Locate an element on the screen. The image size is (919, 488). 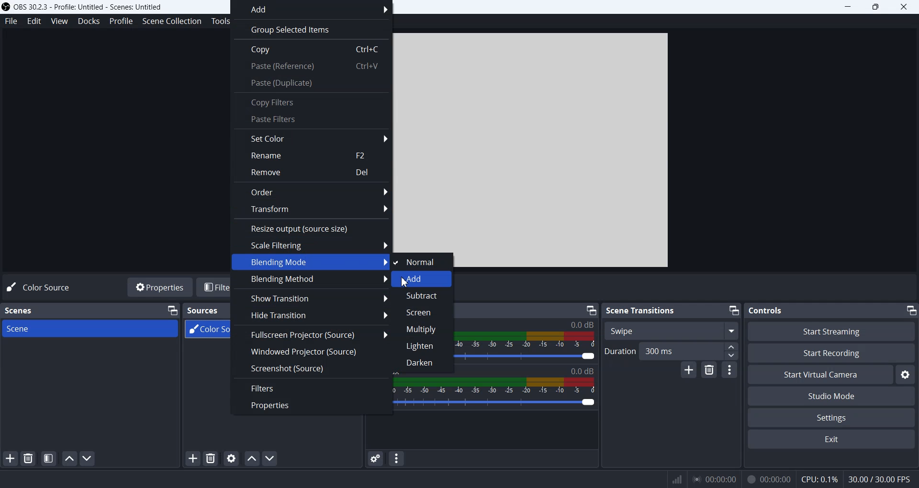
Minimize is located at coordinates (172, 310).